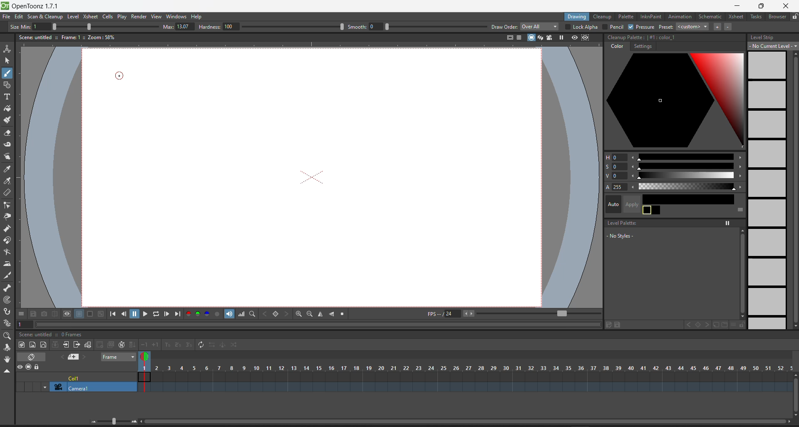 The width and height of the screenshot is (799, 427). Describe the element at coordinates (109, 344) in the screenshot. I see `duplicate drawing` at that location.